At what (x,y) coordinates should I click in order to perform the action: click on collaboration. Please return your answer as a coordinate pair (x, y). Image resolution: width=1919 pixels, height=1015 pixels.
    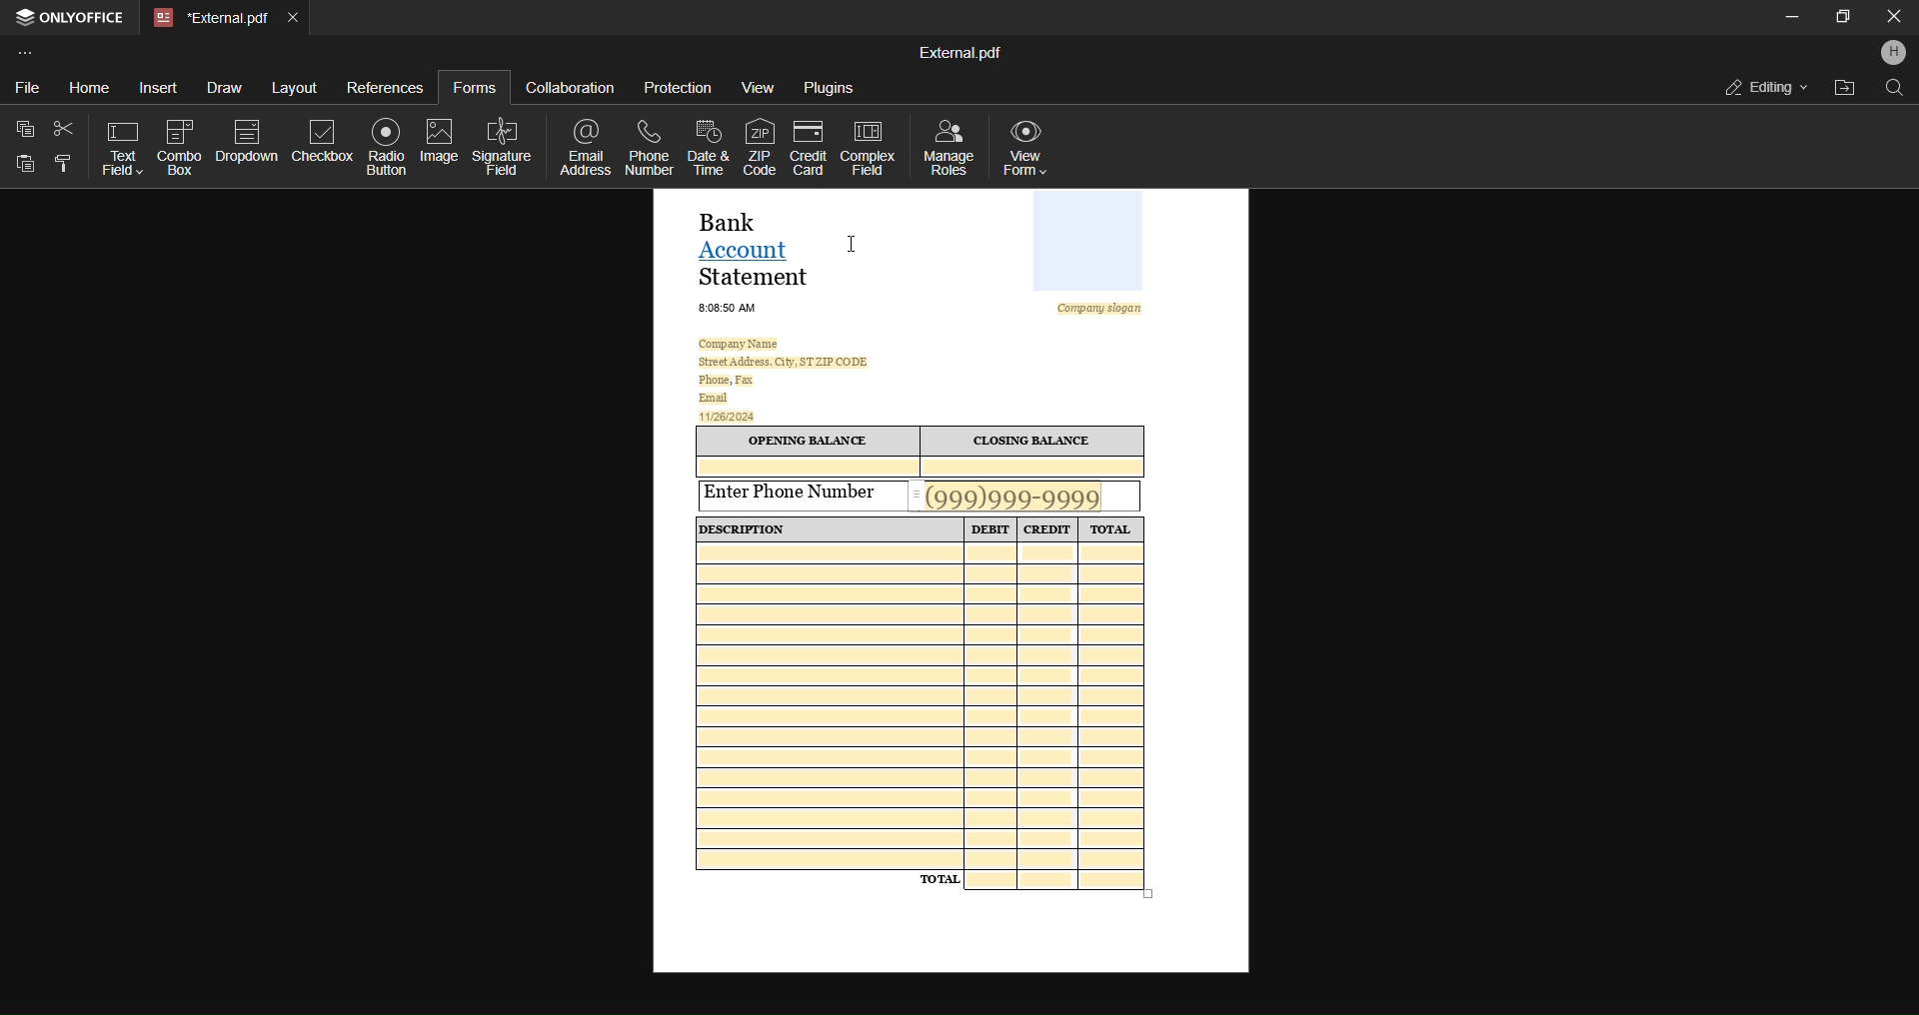
    Looking at the image, I should click on (572, 85).